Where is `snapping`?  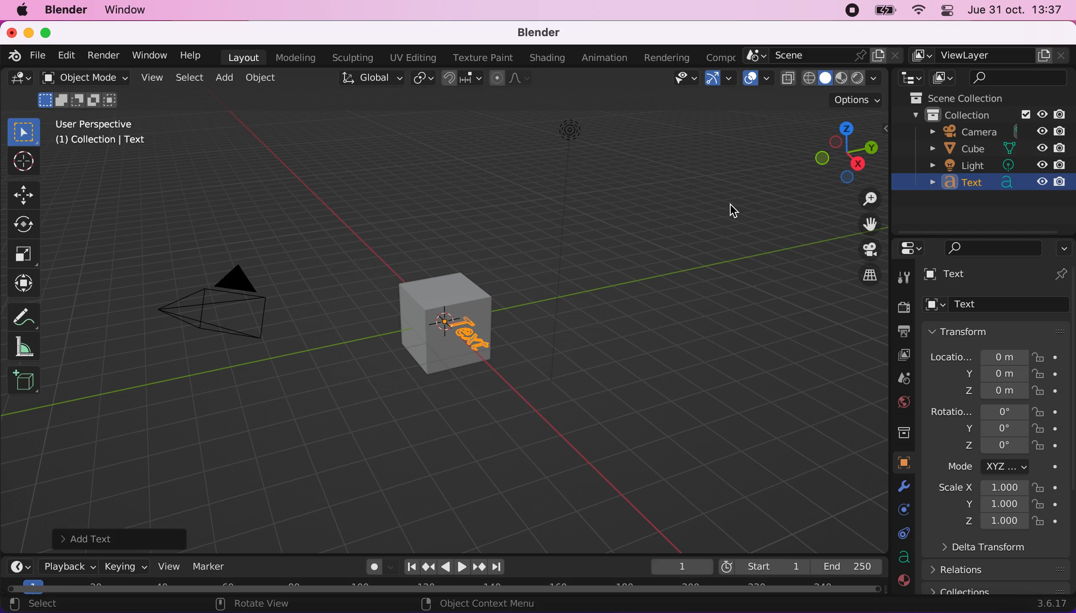
snapping is located at coordinates (463, 79).